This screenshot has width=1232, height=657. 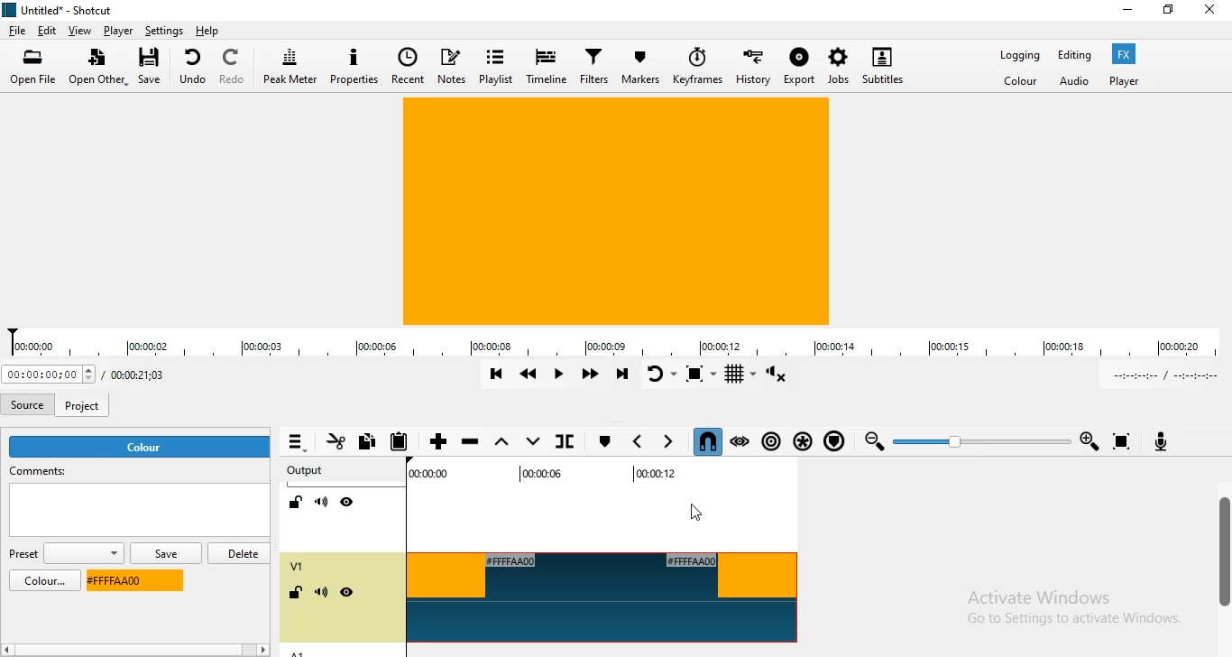 I want to click on V1, so click(x=297, y=566).